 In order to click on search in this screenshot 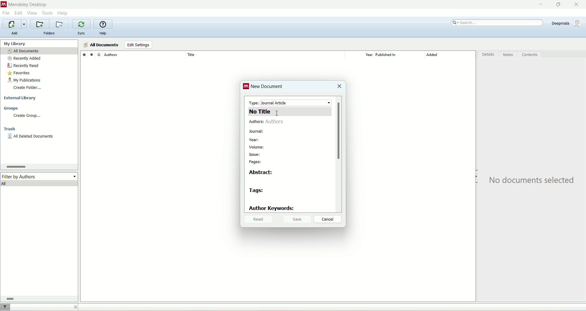, I will do `click(497, 23)`.